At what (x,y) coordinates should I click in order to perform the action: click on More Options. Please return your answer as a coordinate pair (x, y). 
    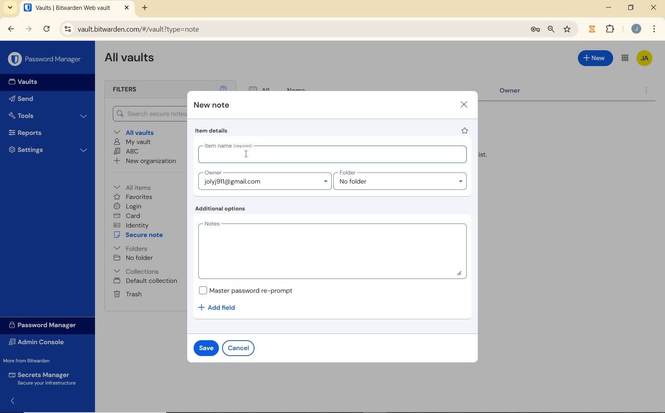
    Looking at the image, I should click on (654, 30).